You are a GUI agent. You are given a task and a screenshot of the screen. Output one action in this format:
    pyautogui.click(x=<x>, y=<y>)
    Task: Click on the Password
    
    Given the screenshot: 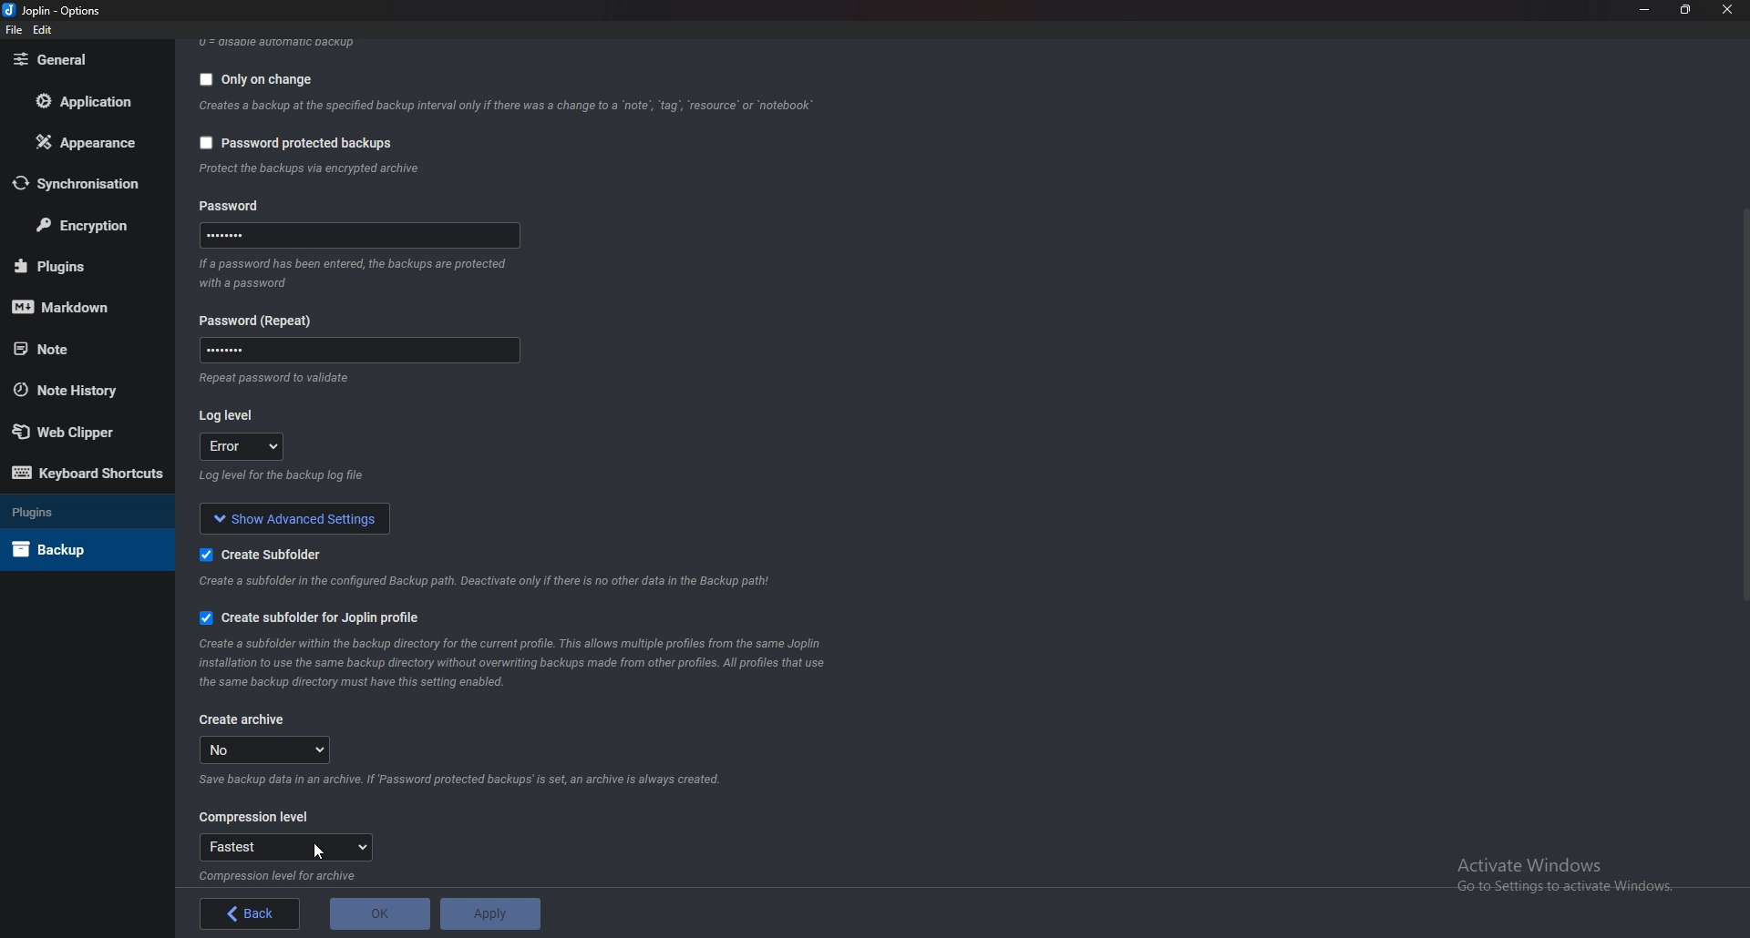 What is the action you would take?
    pyautogui.click(x=259, y=321)
    